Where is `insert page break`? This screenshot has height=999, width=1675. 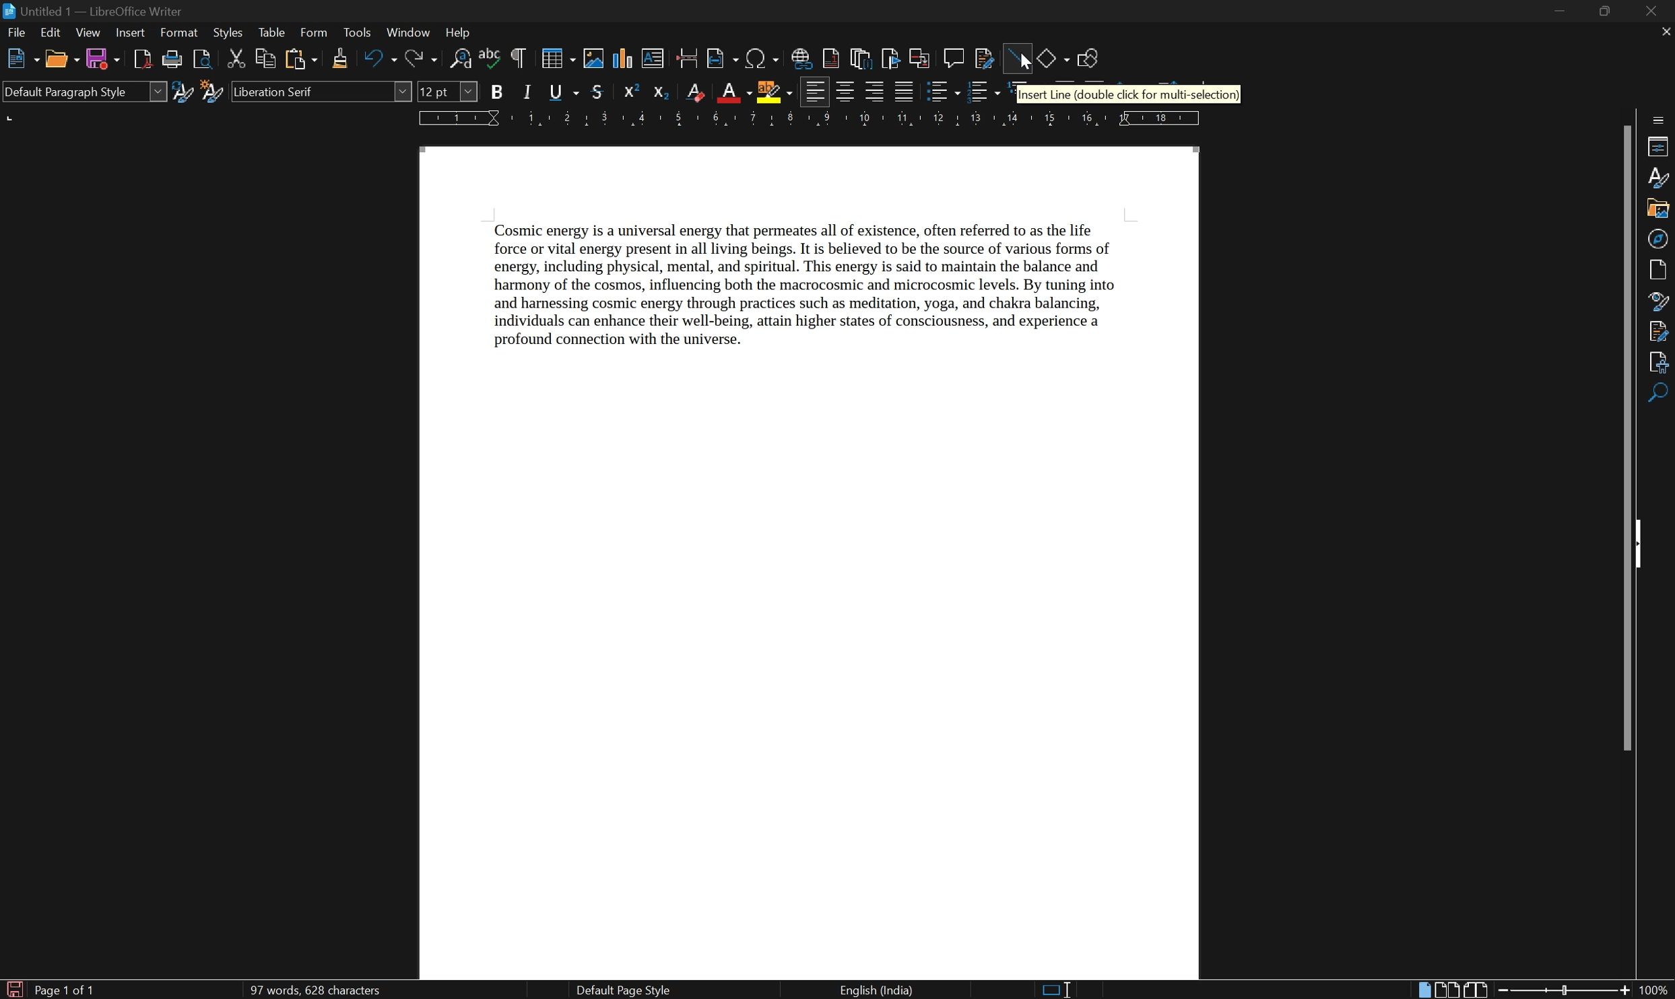
insert page break is located at coordinates (686, 57).